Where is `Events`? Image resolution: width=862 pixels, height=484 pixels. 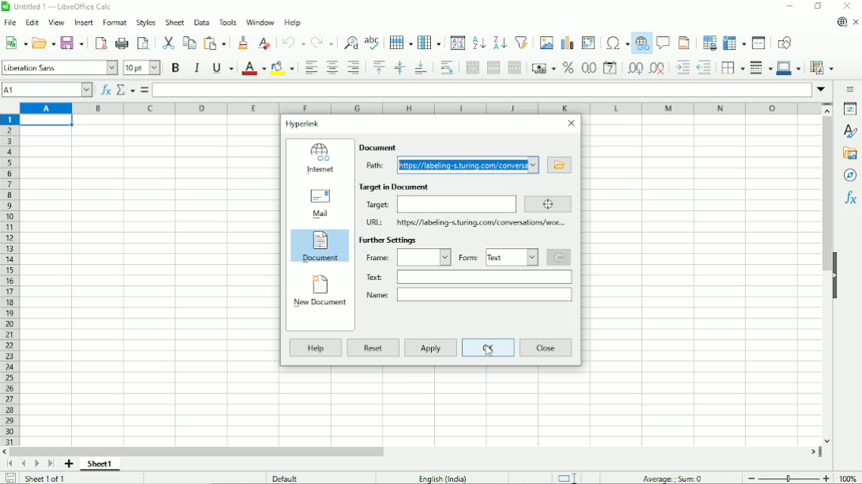
Events is located at coordinates (560, 258).